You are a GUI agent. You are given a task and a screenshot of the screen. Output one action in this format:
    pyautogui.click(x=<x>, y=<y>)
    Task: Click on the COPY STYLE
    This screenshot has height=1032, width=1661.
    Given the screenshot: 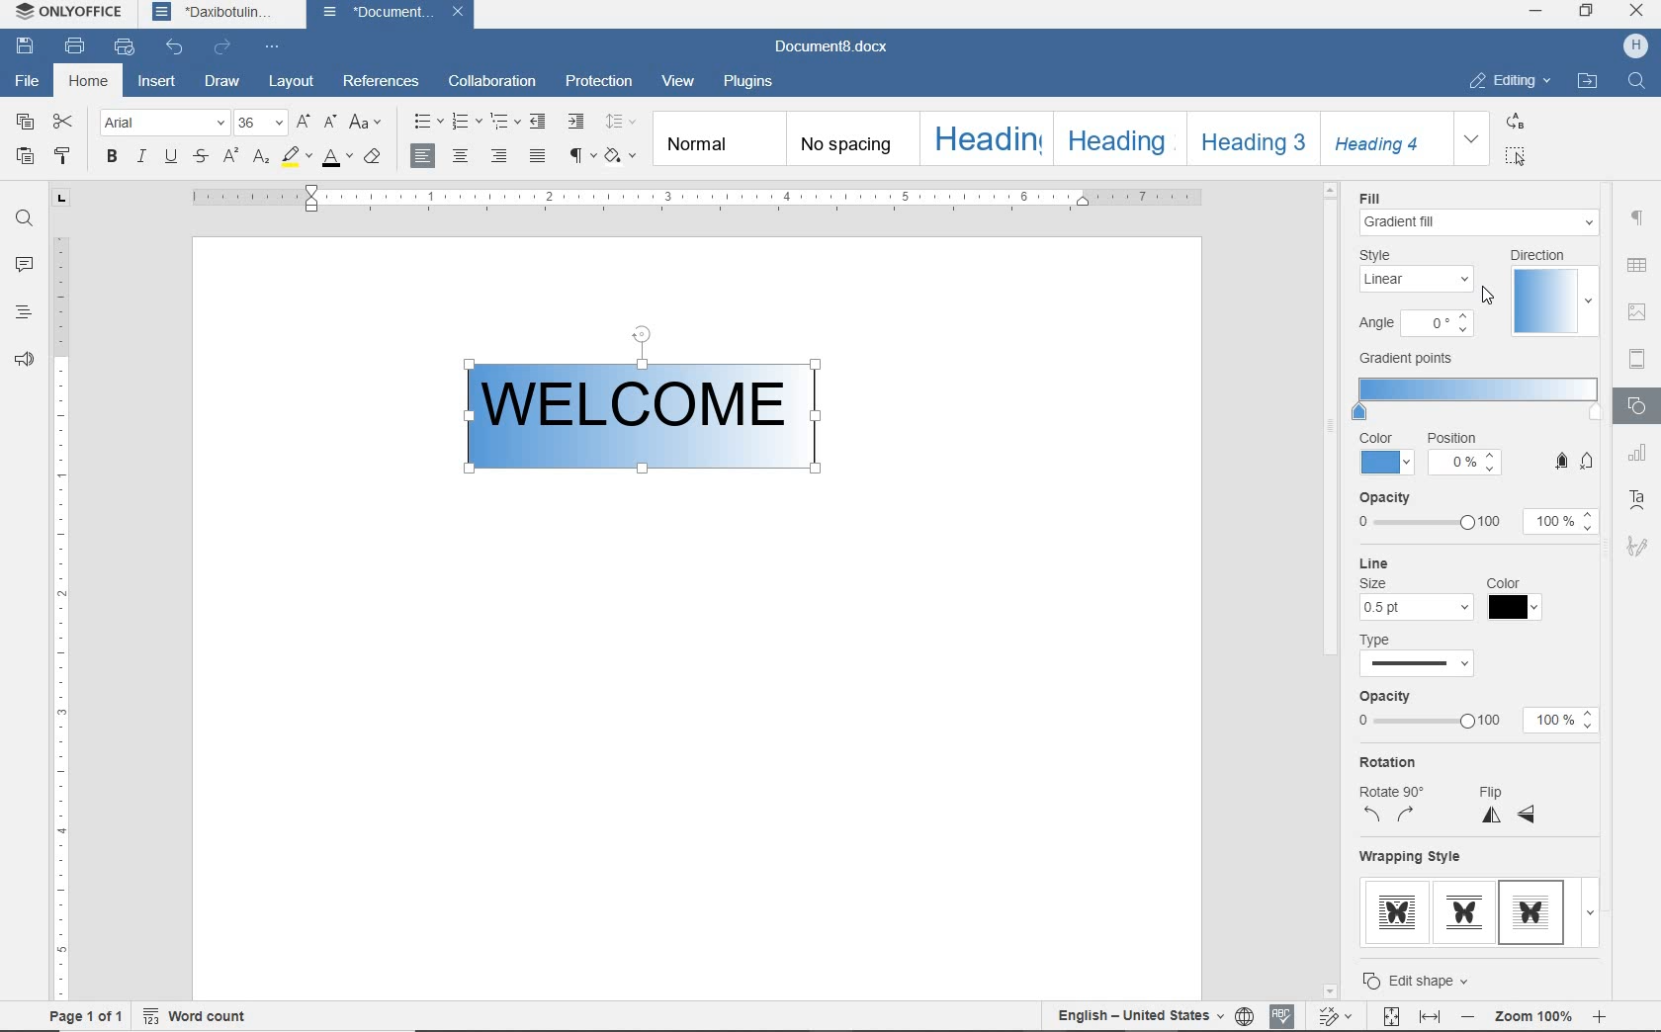 What is the action you would take?
    pyautogui.click(x=65, y=154)
    